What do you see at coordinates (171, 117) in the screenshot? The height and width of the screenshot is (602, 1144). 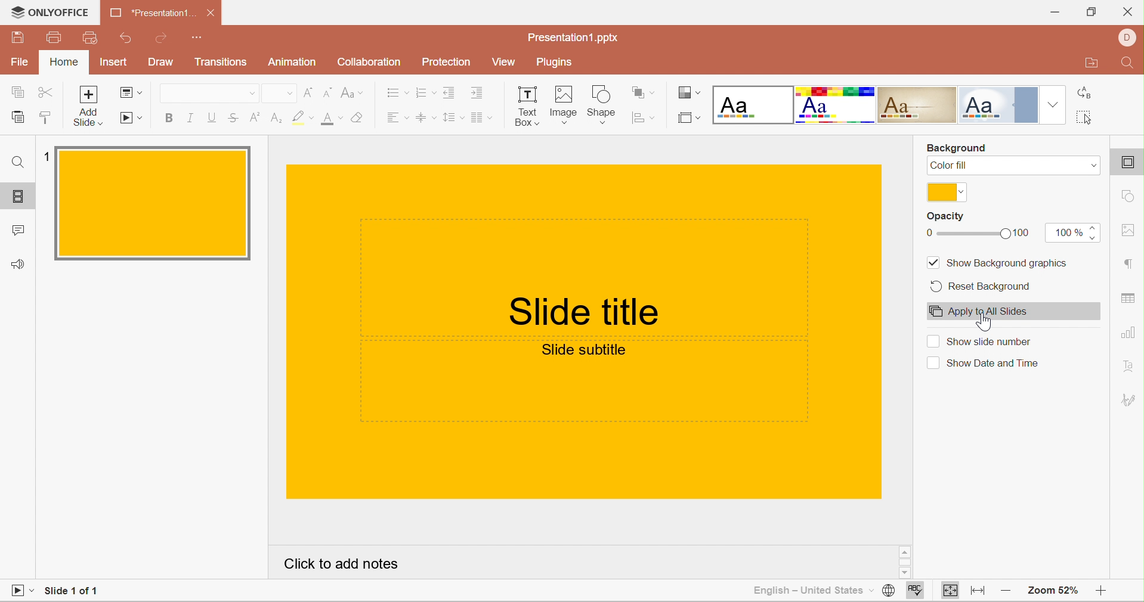 I see `Bold` at bounding box center [171, 117].